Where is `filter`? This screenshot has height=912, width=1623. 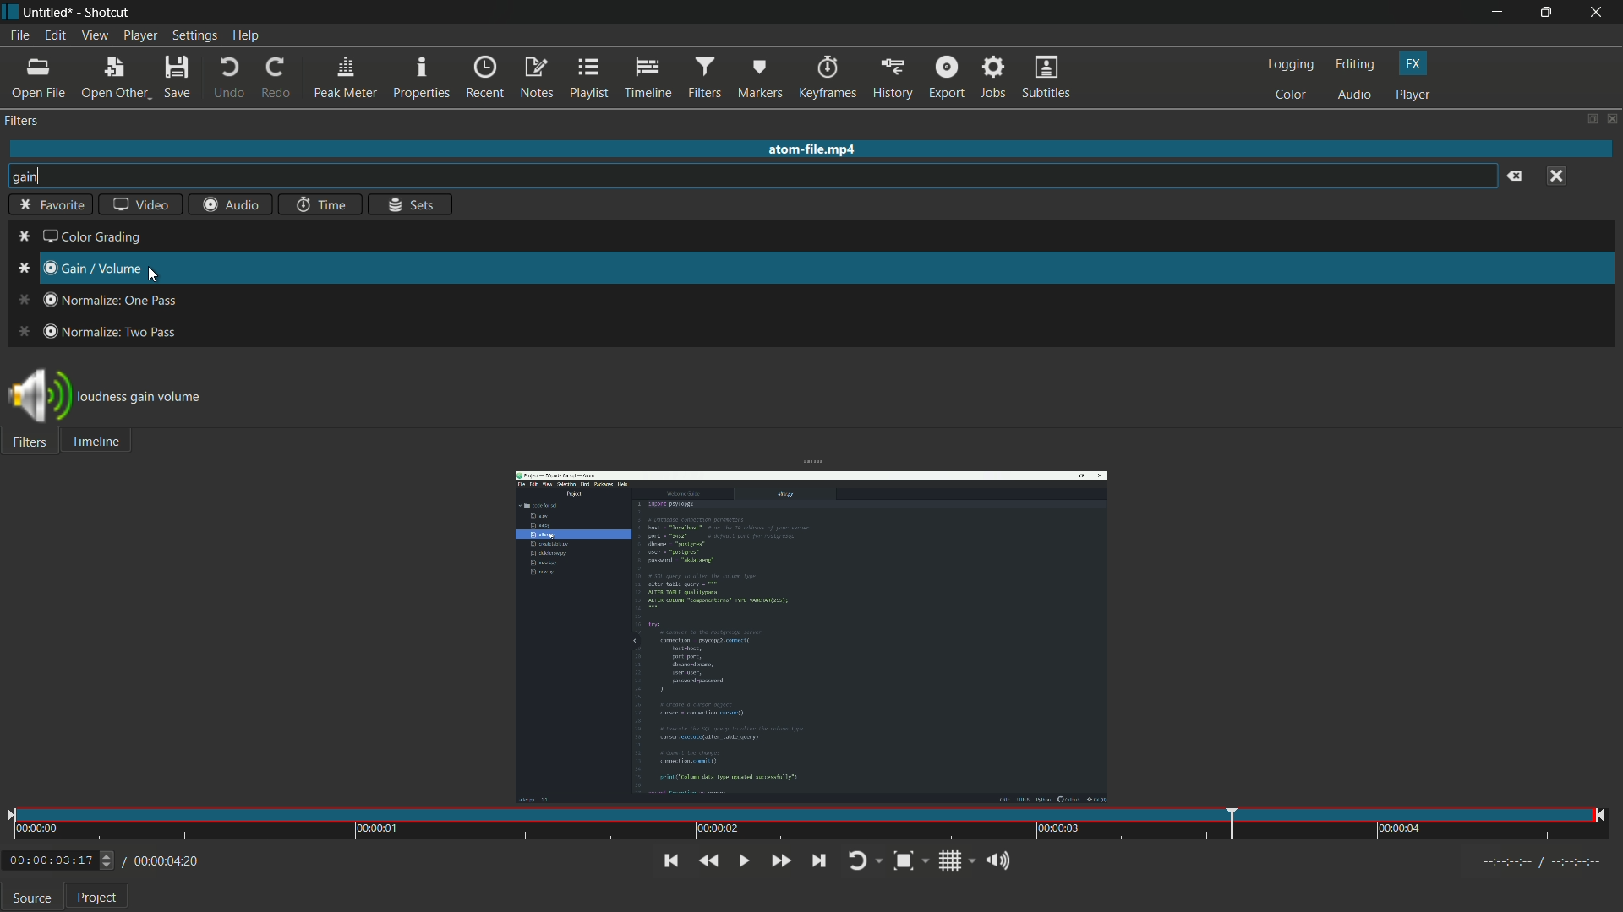 filter is located at coordinates (23, 121).